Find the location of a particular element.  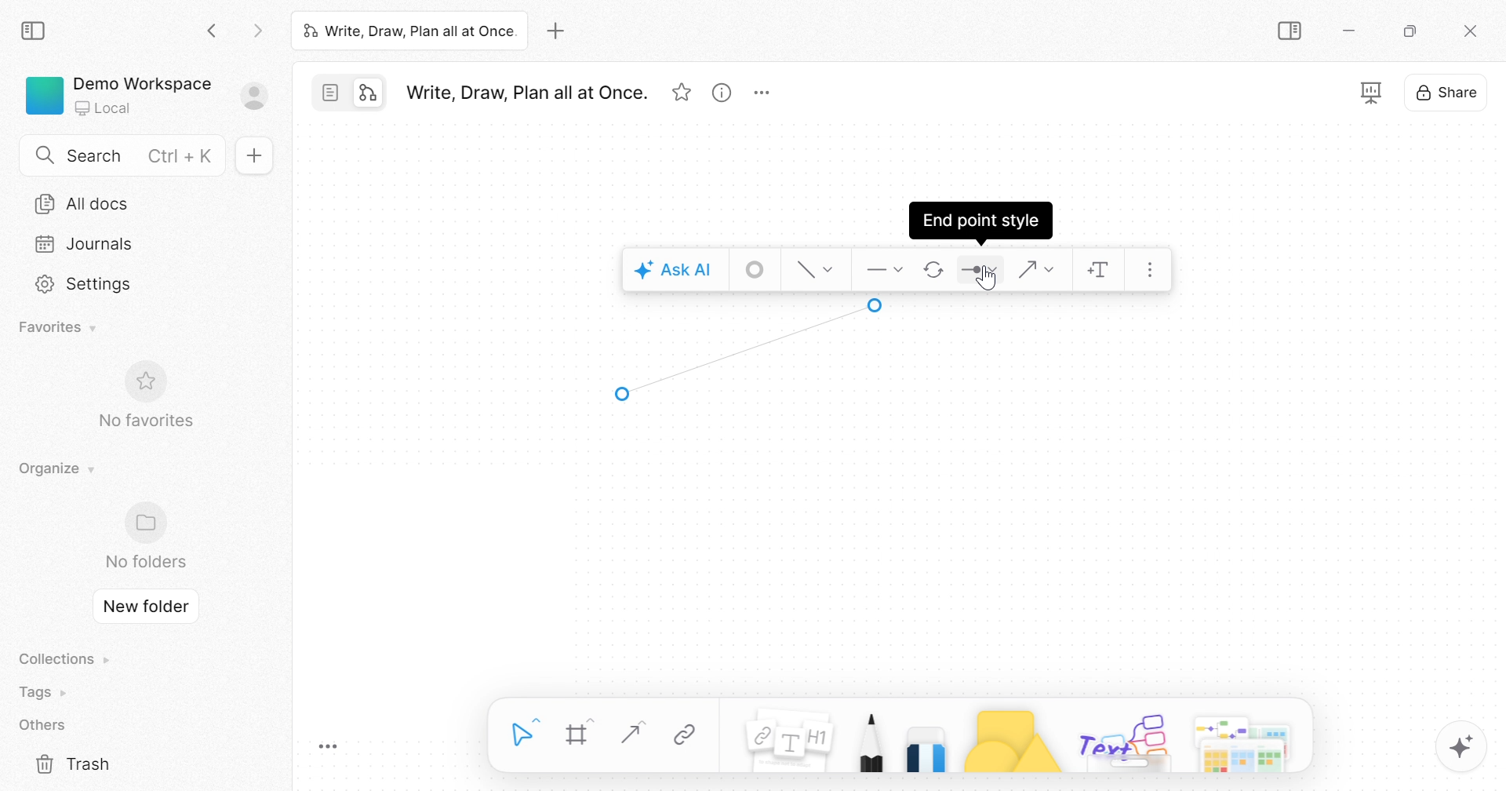

Write, Draw, Plan all at Once. is located at coordinates (409, 30).